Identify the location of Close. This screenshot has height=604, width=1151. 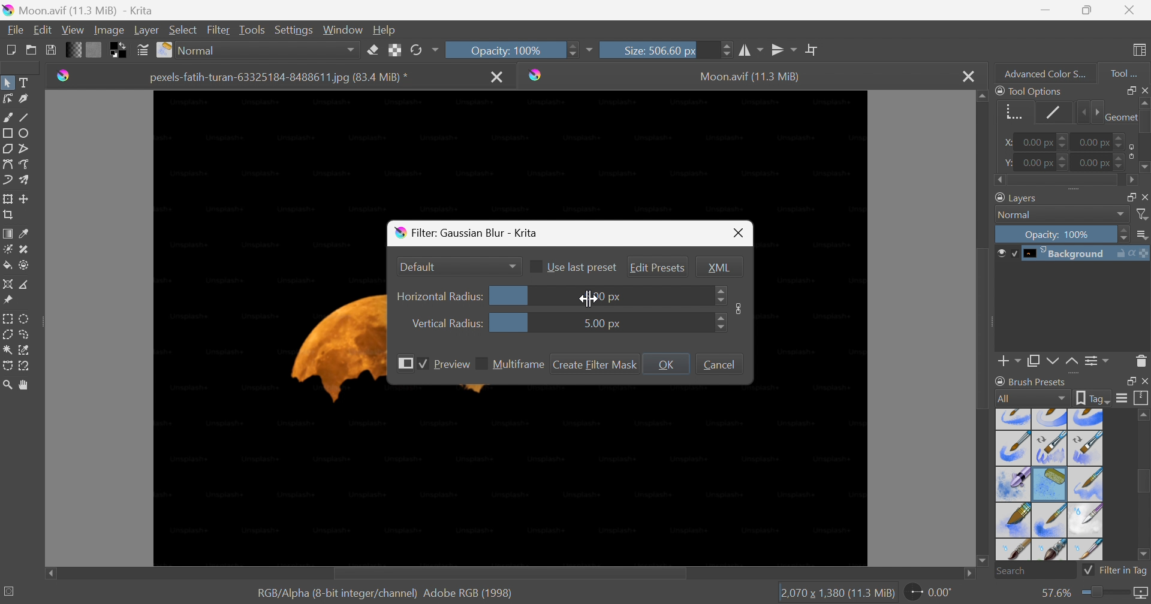
(1144, 381).